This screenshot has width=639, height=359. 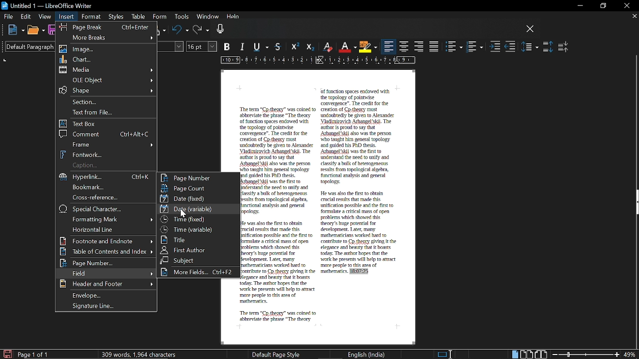 What do you see at coordinates (495, 47) in the screenshot?
I see `Increase indent` at bounding box center [495, 47].